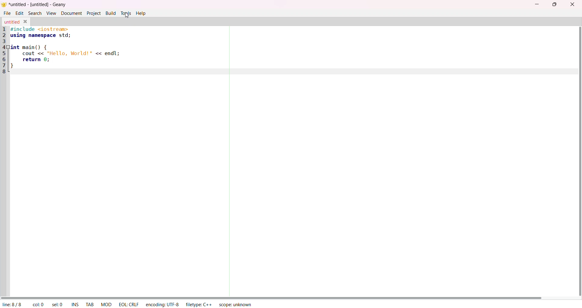  What do you see at coordinates (90, 304) in the screenshot?
I see `TAB` at bounding box center [90, 304].